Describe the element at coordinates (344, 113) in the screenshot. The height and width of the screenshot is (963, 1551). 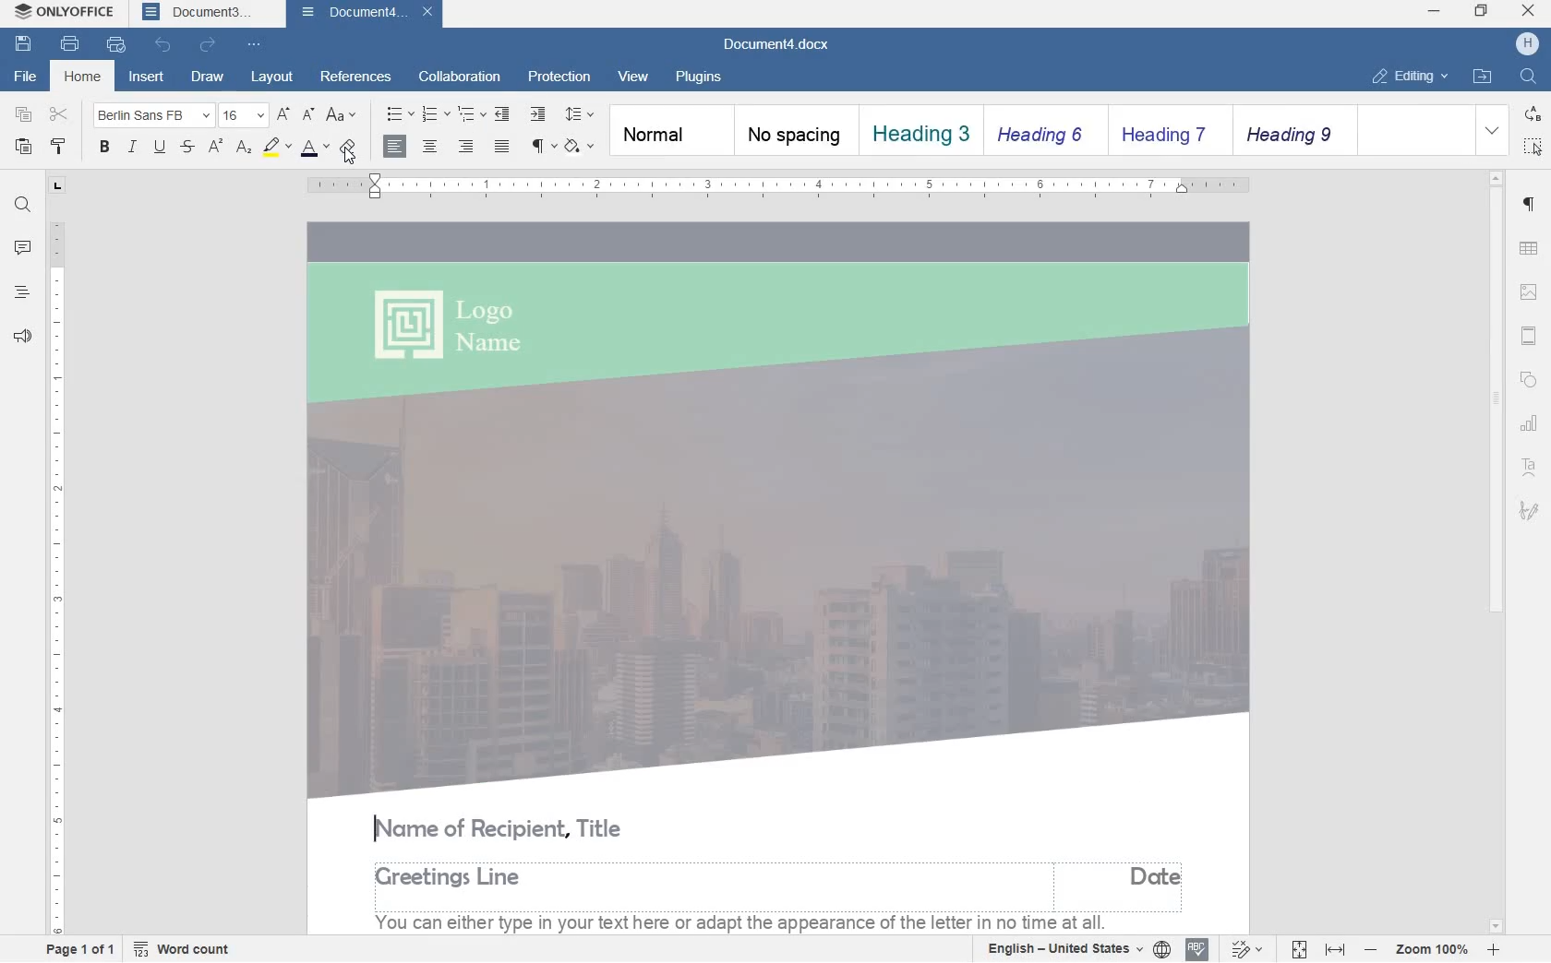
I see `change case` at that location.